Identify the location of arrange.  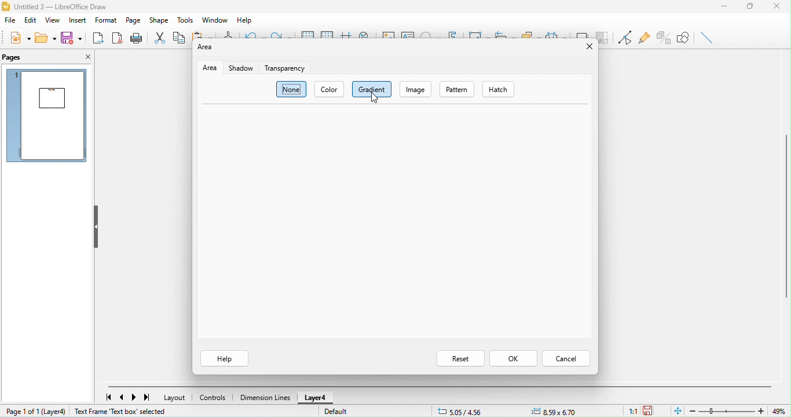
(529, 32).